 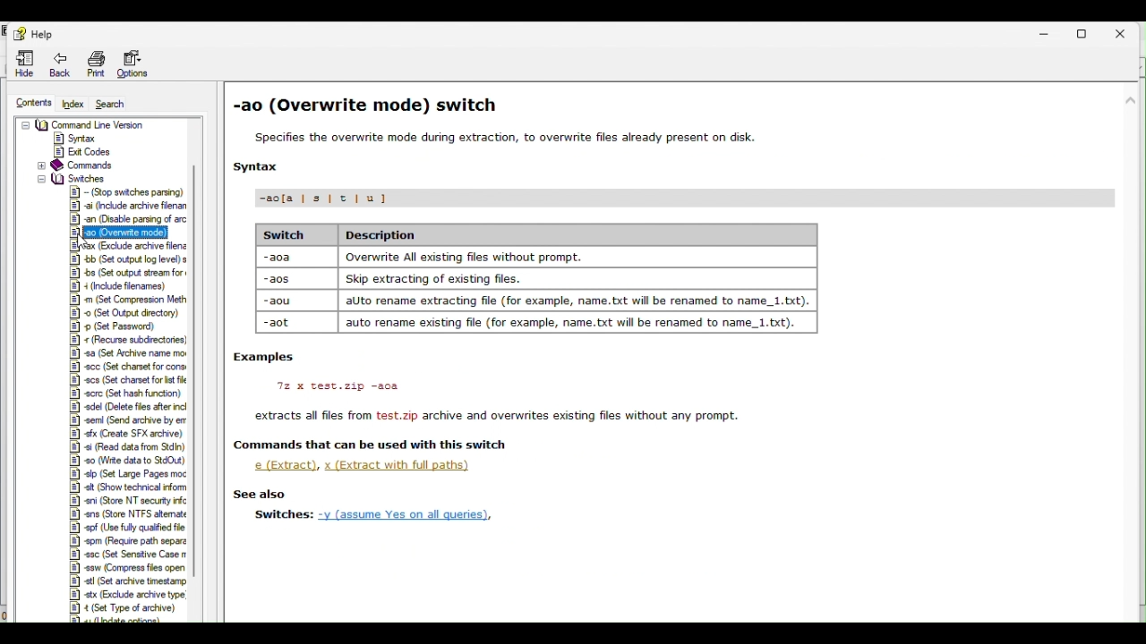 What do you see at coordinates (88, 151) in the screenshot?
I see `Exit Codes` at bounding box center [88, 151].